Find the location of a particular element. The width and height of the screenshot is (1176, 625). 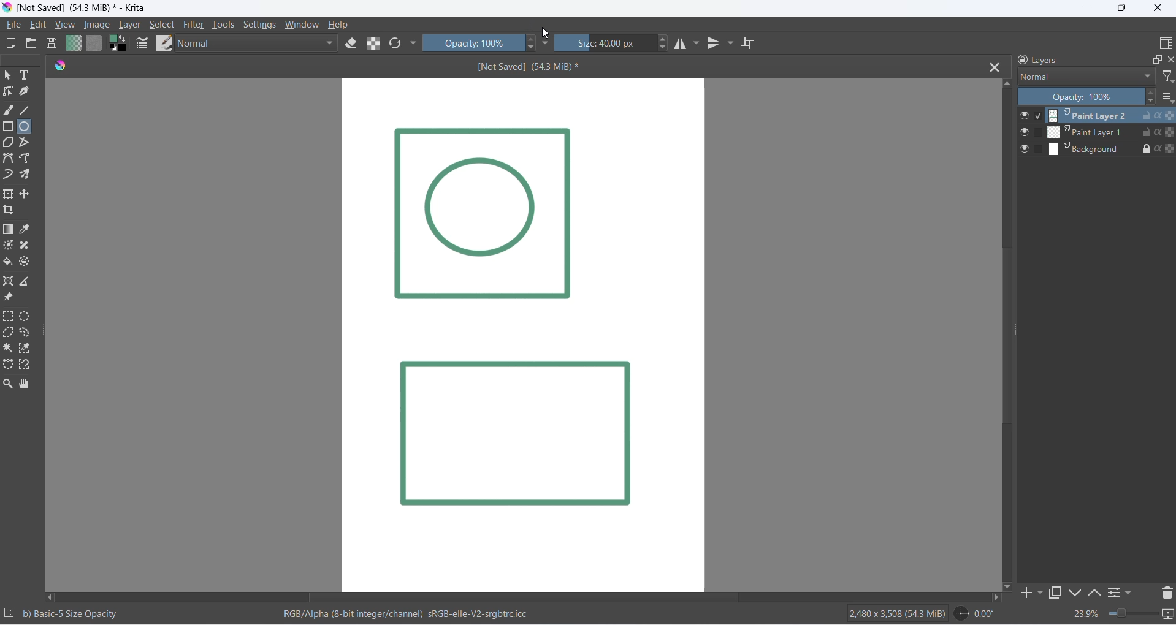

app icon is located at coordinates (8, 8).